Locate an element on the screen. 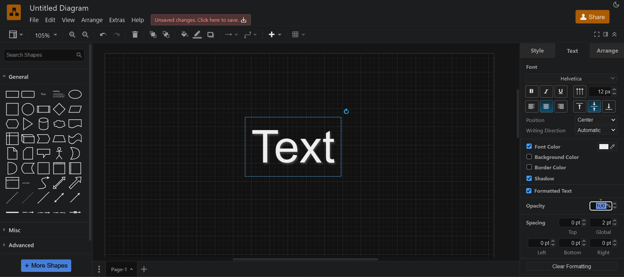 This screenshot has height=277, width=624. clear formatting is located at coordinates (572, 266).